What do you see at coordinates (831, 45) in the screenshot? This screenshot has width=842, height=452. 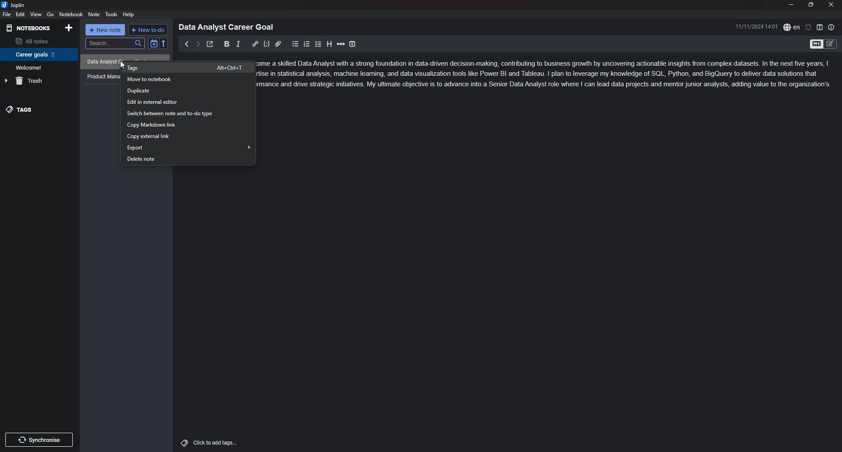 I see `Toggle Editor` at bounding box center [831, 45].